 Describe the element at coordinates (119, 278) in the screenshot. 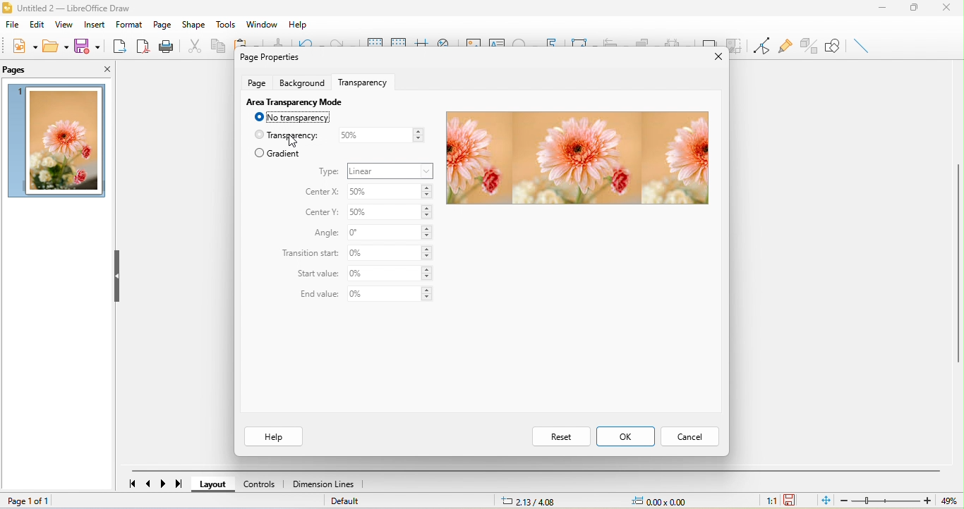

I see `hide` at that location.